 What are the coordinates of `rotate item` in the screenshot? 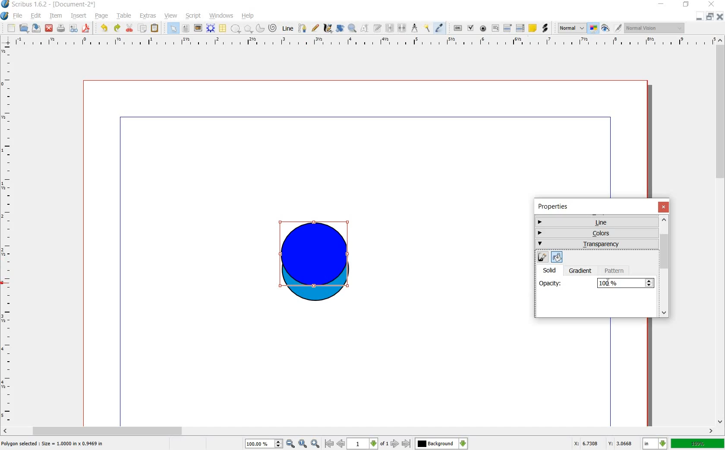 It's located at (340, 28).